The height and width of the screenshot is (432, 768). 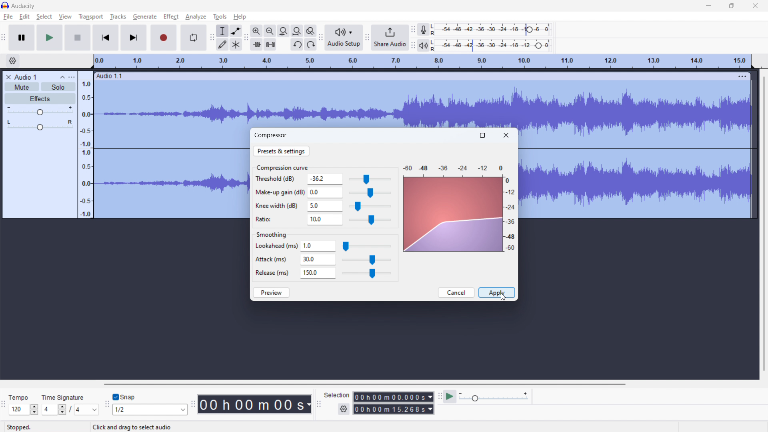 What do you see at coordinates (107, 404) in the screenshot?
I see `snapping toolbar` at bounding box center [107, 404].